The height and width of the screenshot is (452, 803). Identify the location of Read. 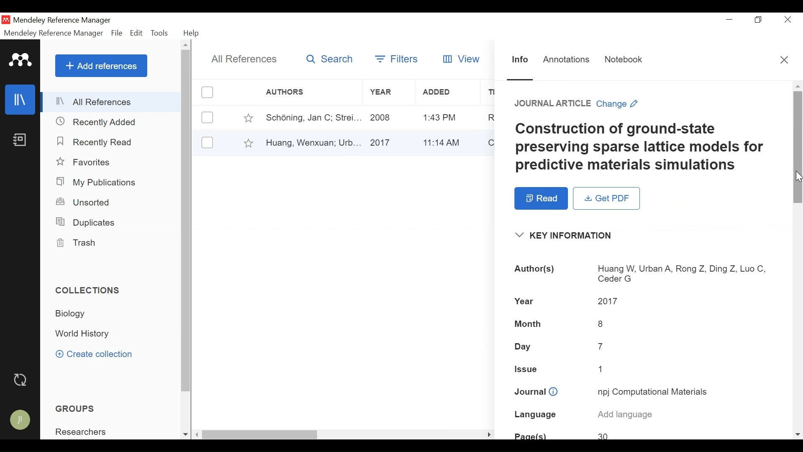
(541, 198).